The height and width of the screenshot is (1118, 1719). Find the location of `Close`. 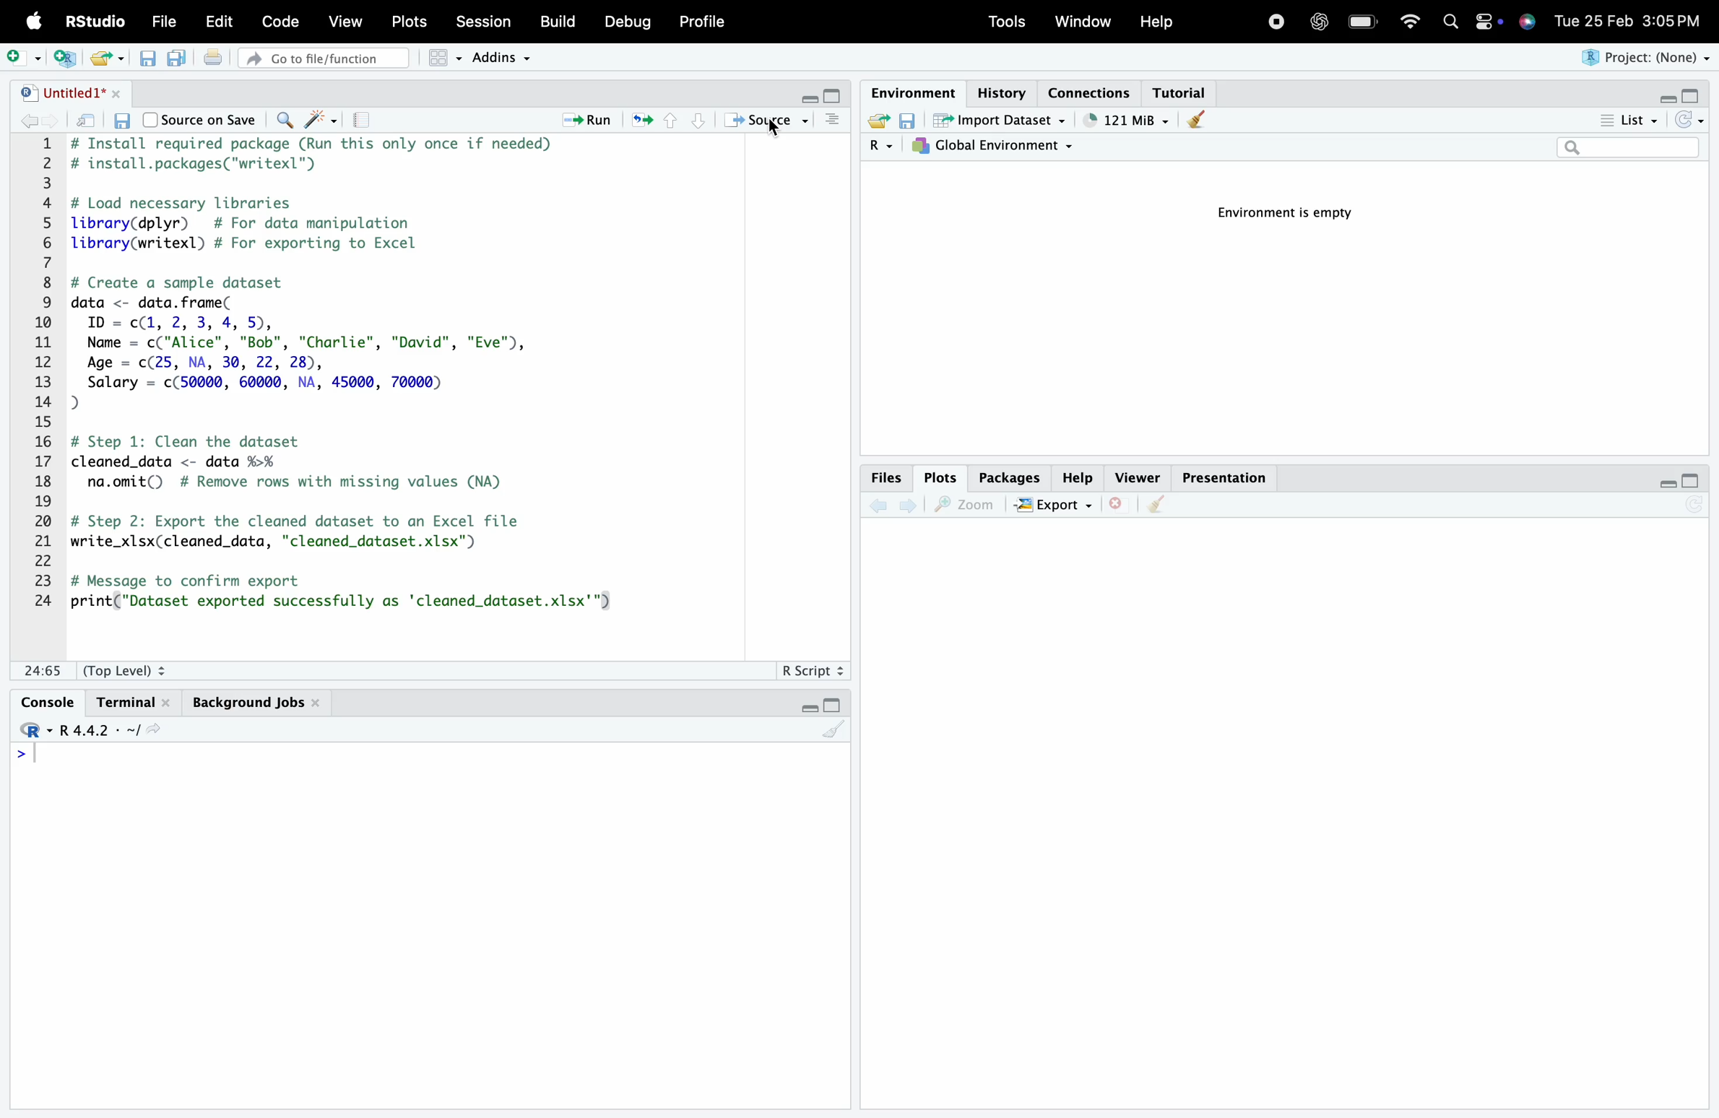

Close is located at coordinates (1121, 505).